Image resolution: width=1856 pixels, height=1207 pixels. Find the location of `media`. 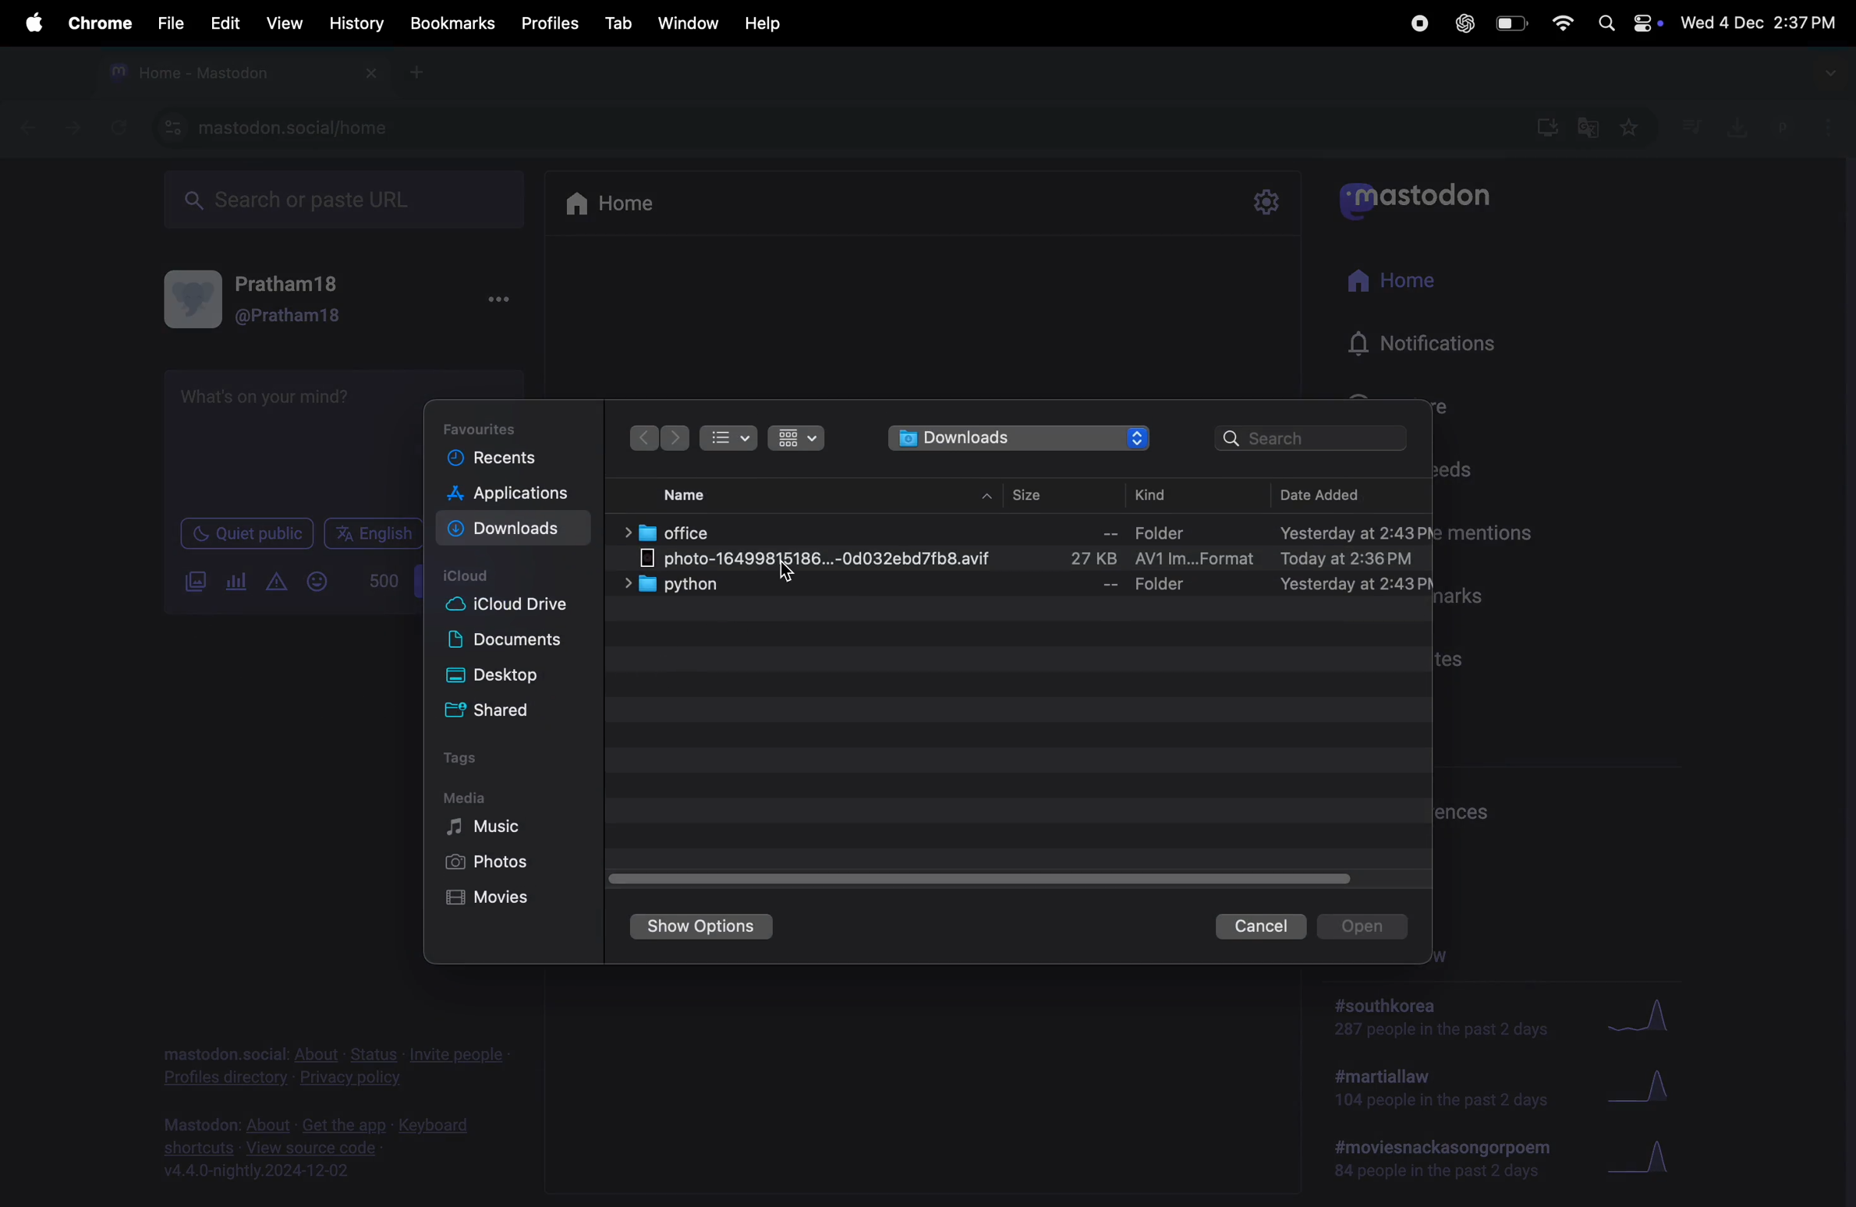

media is located at coordinates (466, 798).